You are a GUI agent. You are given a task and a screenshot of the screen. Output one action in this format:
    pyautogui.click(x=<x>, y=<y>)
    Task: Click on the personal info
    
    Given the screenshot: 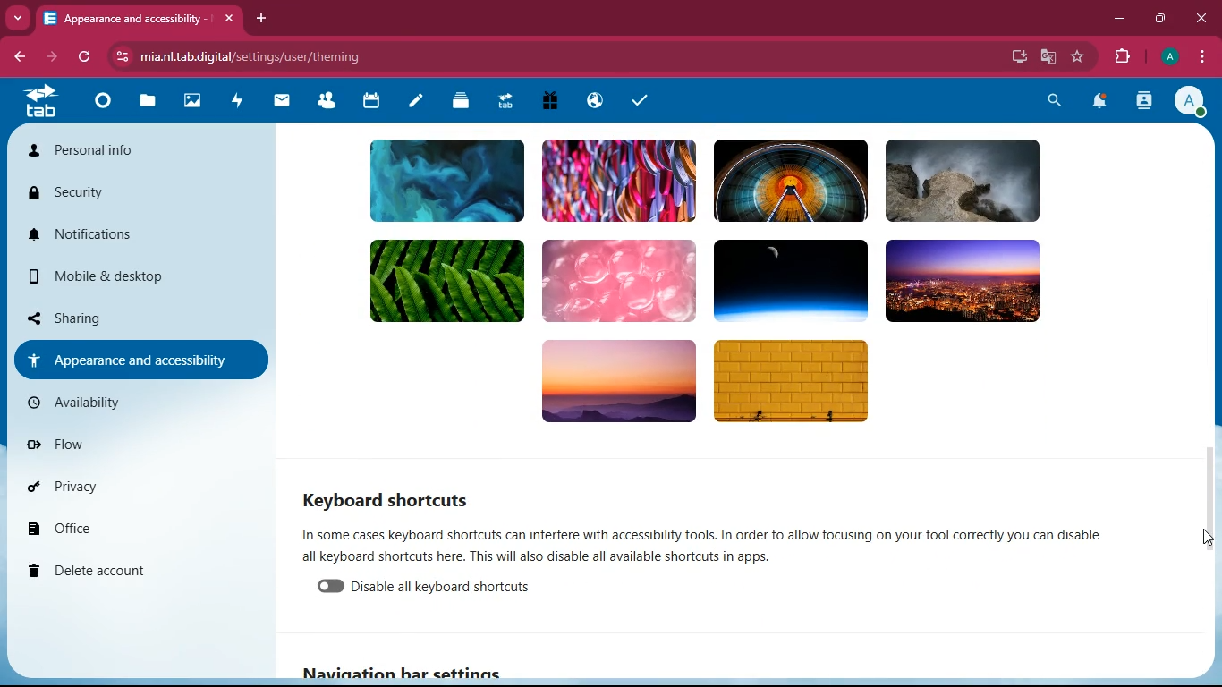 What is the action you would take?
    pyautogui.click(x=115, y=150)
    